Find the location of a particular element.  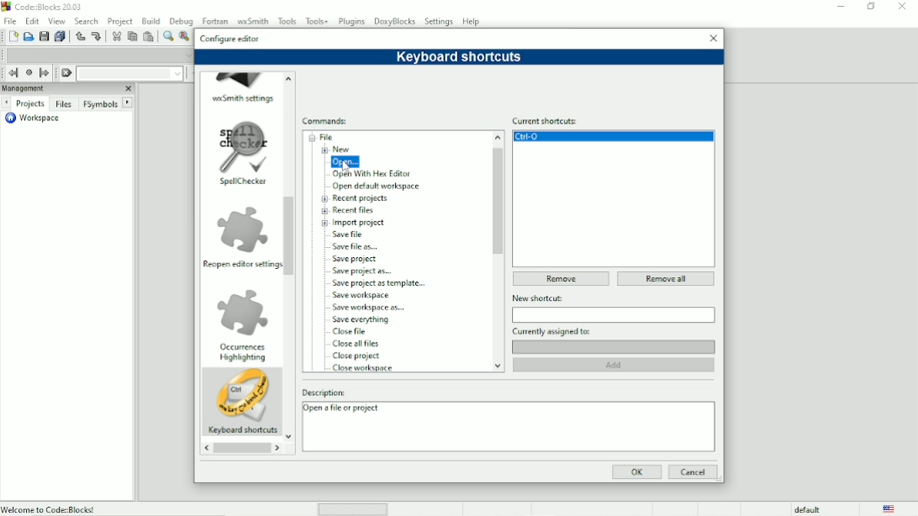

Image is located at coordinates (242, 79).